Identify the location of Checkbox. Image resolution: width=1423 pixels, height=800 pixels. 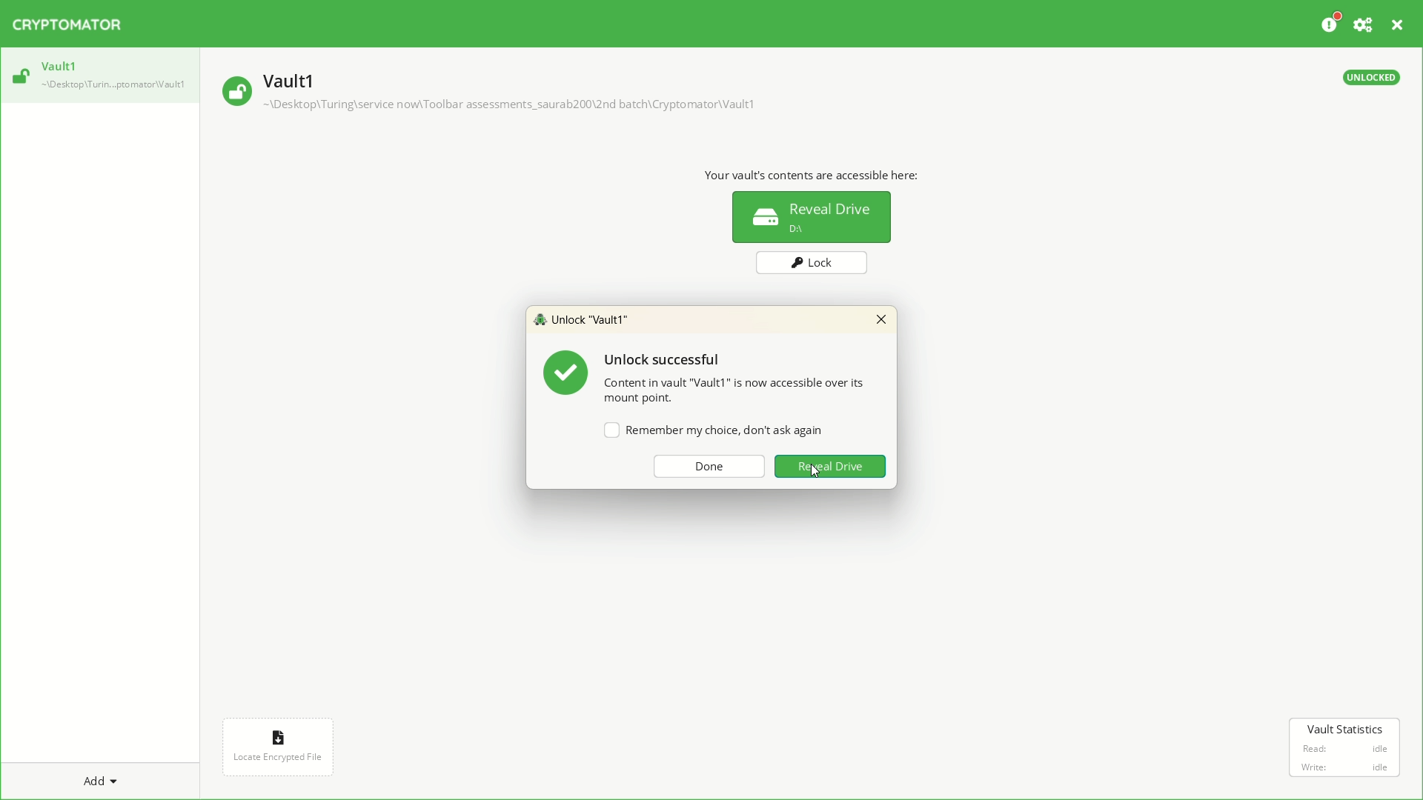
(709, 431).